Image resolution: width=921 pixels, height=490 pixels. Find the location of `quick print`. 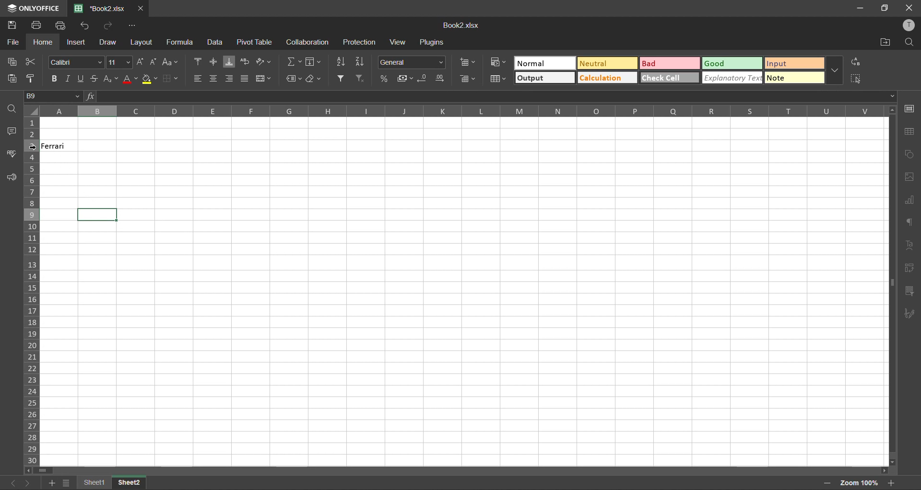

quick print is located at coordinates (61, 25).